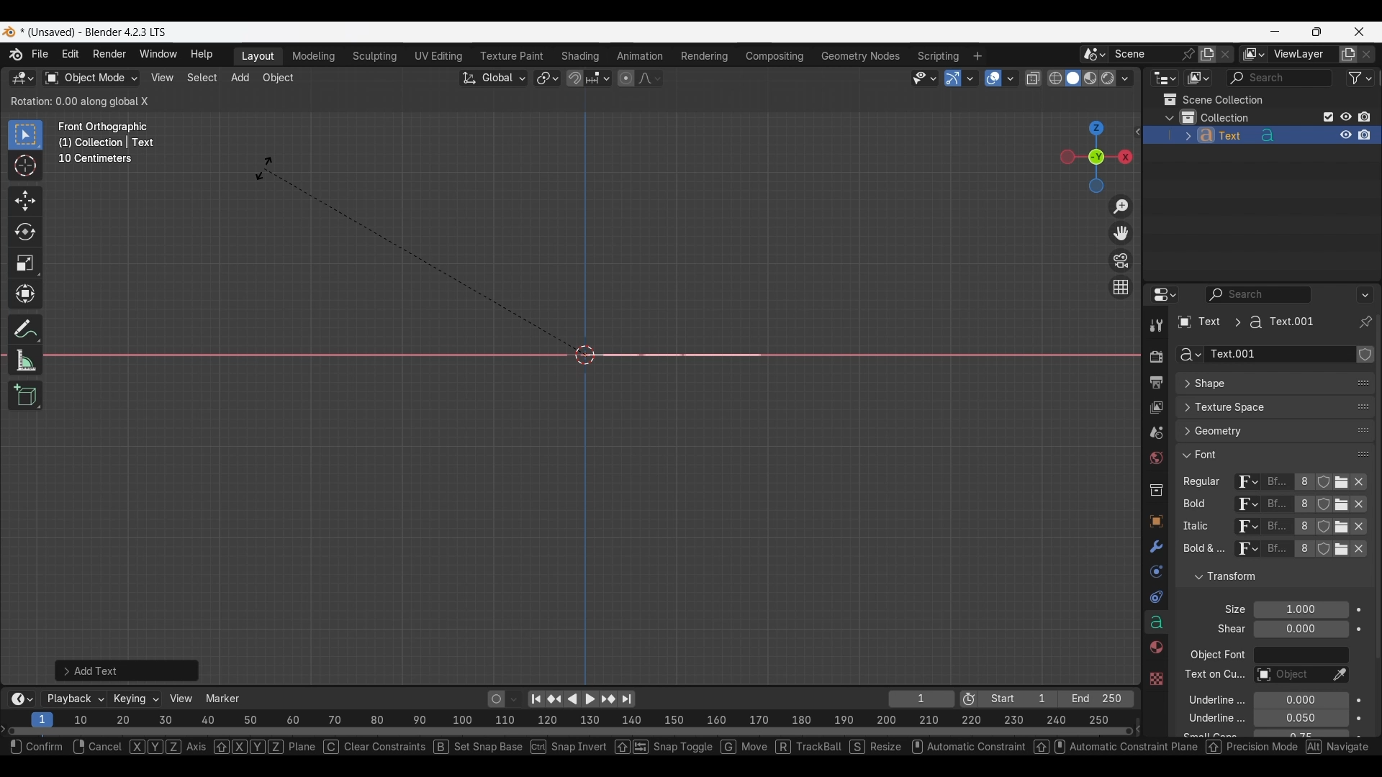 The height and width of the screenshot is (777, 1382). Describe the element at coordinates (84, 103) in the screenshot. I see `Details of current rotation` at that location.